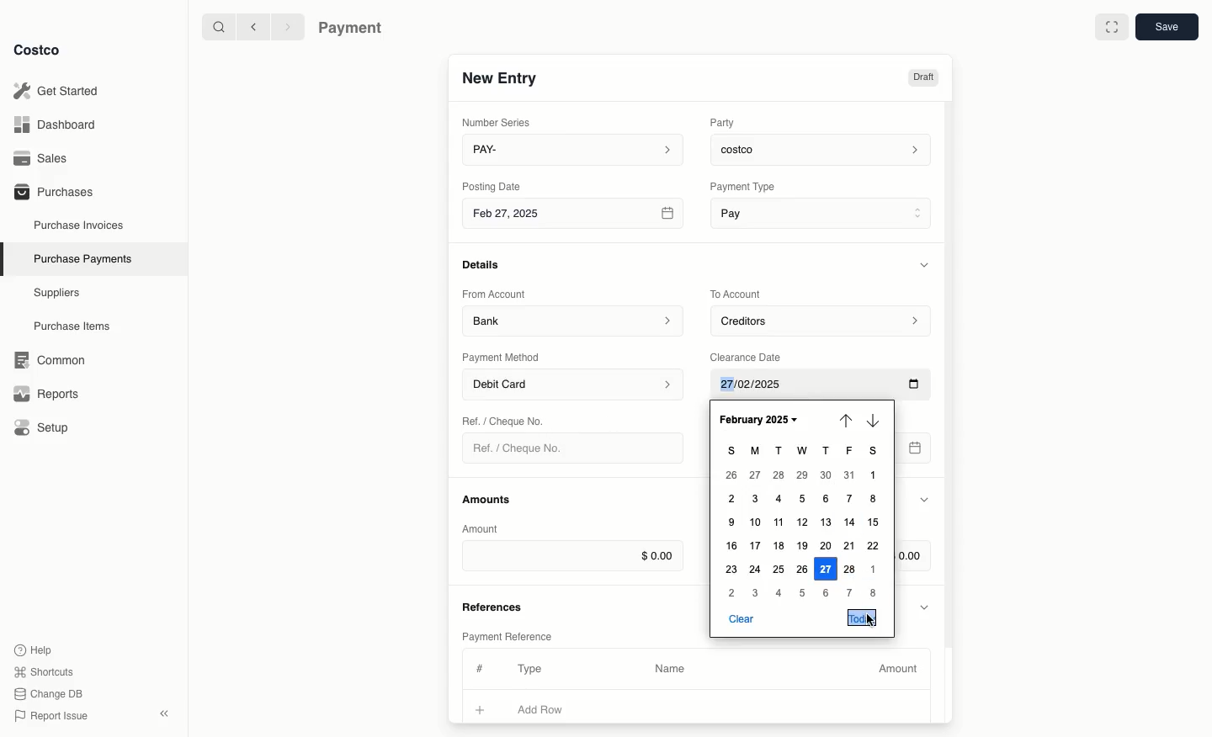 The width and height of the screenshot is (1212, 737). Describe the element at coordinates (47, 429) in the screenshot. I see `Setup` at that location.